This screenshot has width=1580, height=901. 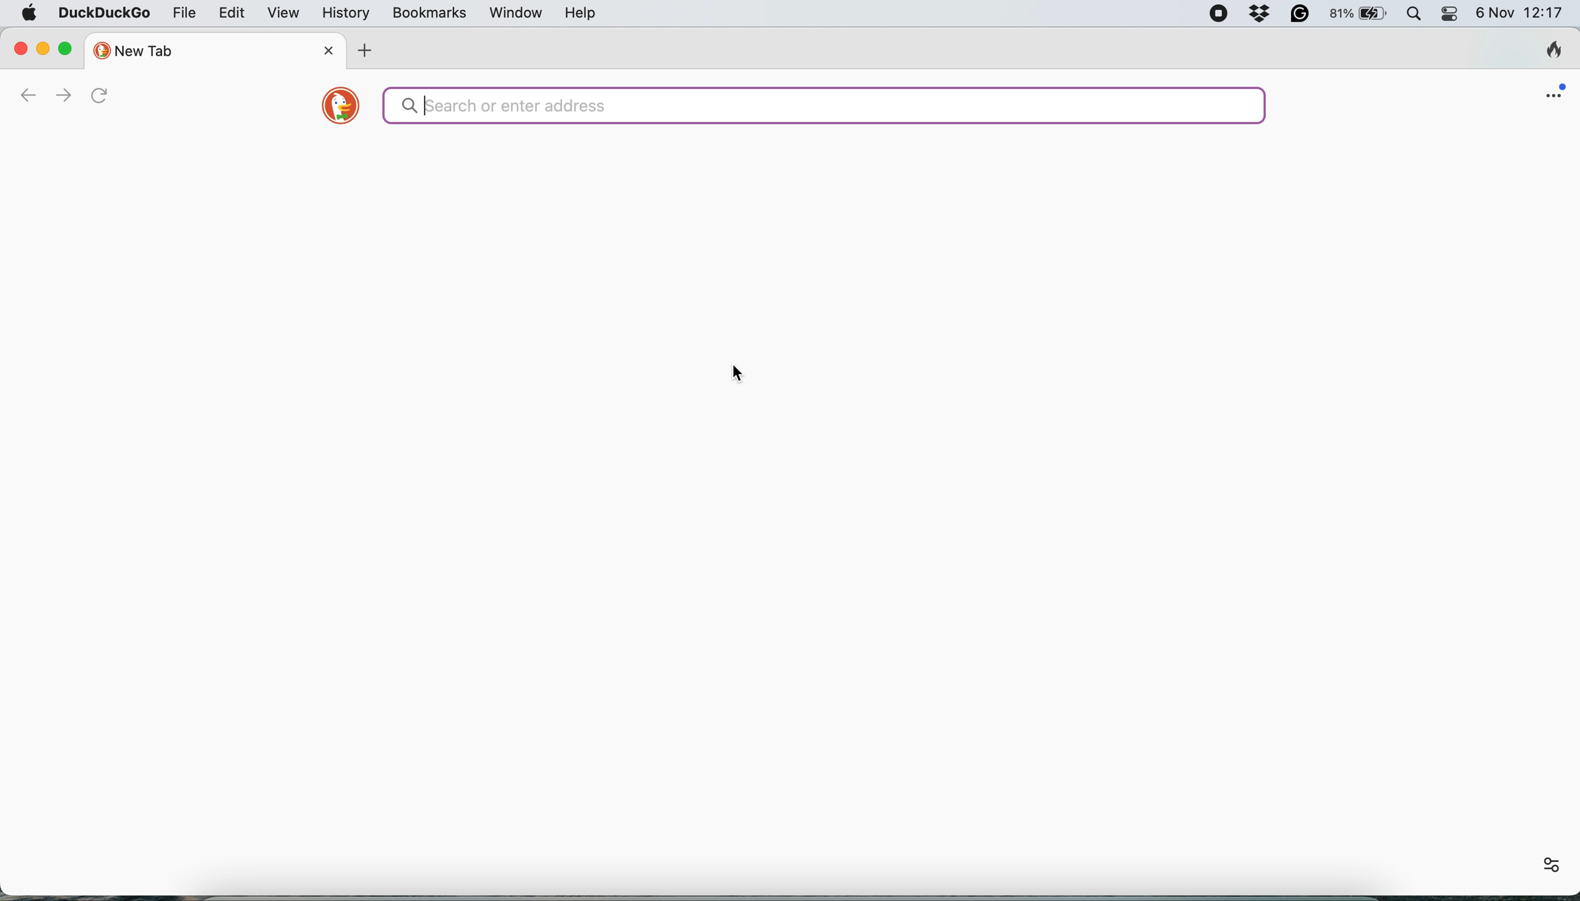 What do you see at coordinates (59, 95) in the screenshot?
I see `go forward` at bounding box center [59, 95].